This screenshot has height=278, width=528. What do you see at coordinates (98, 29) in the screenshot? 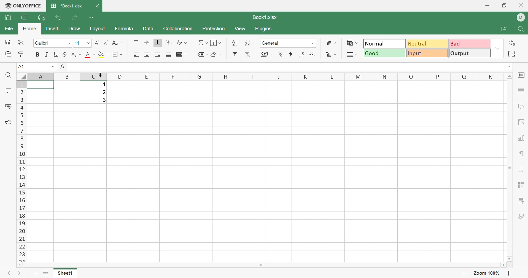
I see `Layout` at bounding box center [98, 29].